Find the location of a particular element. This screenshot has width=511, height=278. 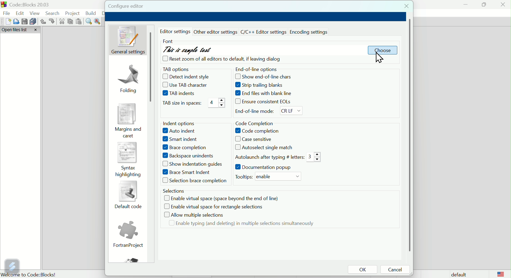

Font is located at coordinates (167, 40).